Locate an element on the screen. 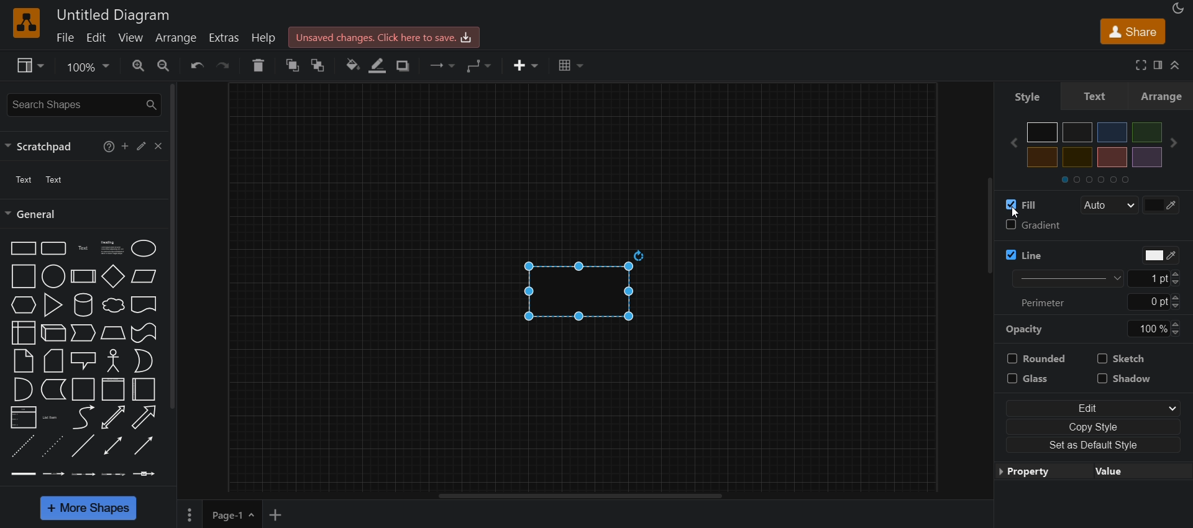 The width and height of the screenshot is (1193, 528). fullscreen is located at coordinates (1139, 65).